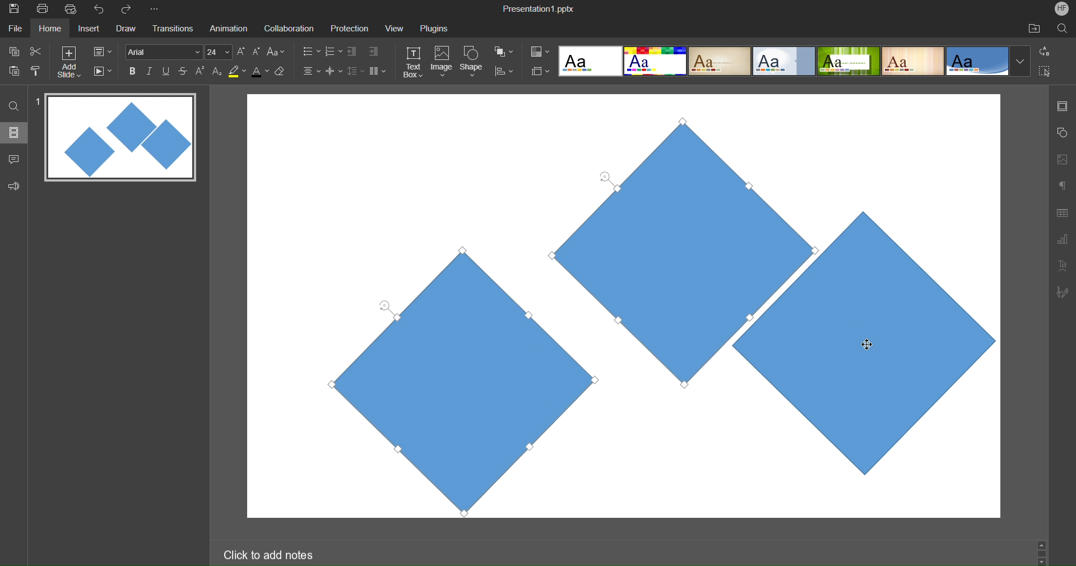 This screenshot has height=566, width=1076. I want to click on Animation, so click(228, 28).